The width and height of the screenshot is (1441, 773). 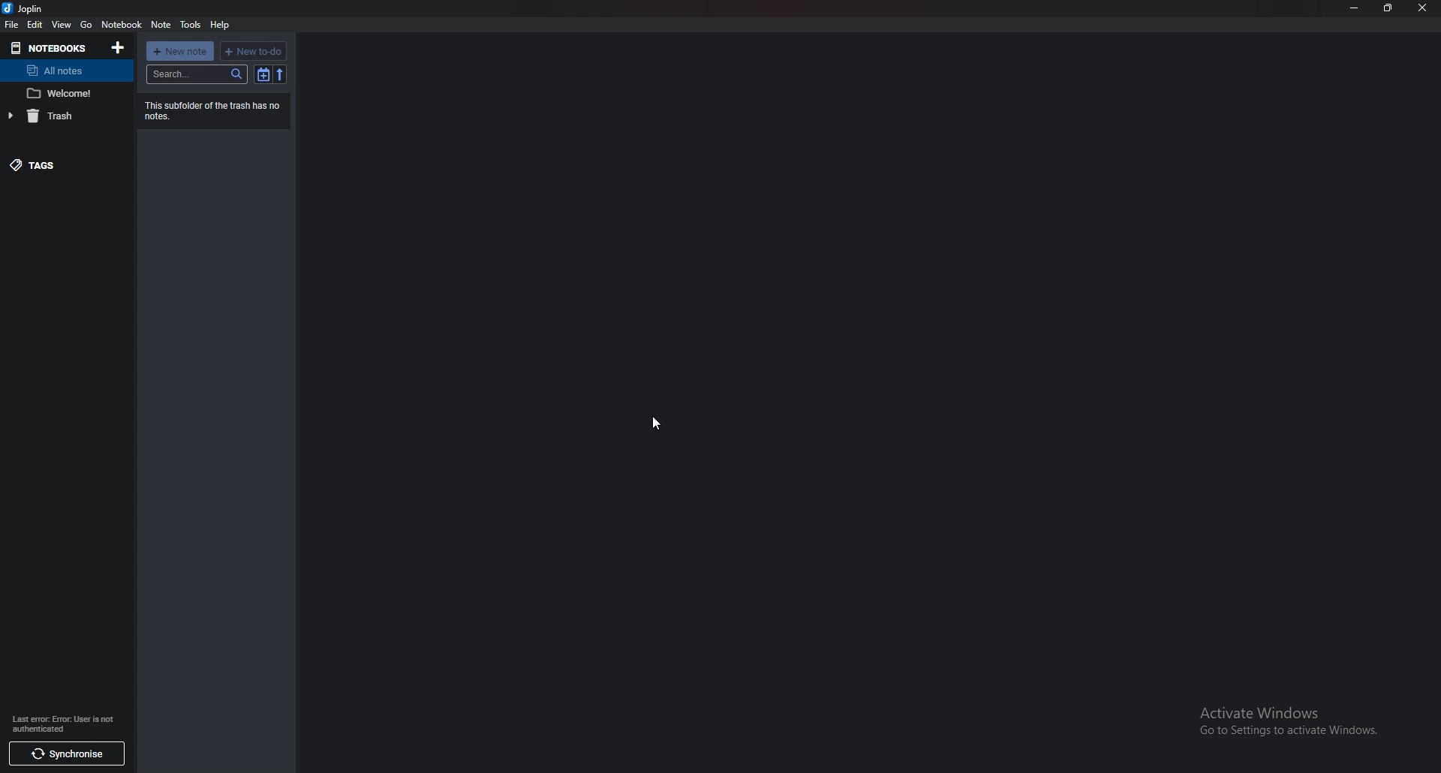 What do you see at coordinates (63, 24) in the screenshot?
I see `view` at bounding box center [63, 24].